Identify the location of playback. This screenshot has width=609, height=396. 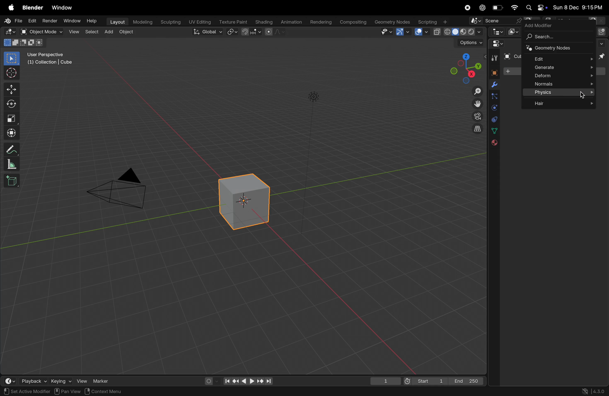
(33, 381).